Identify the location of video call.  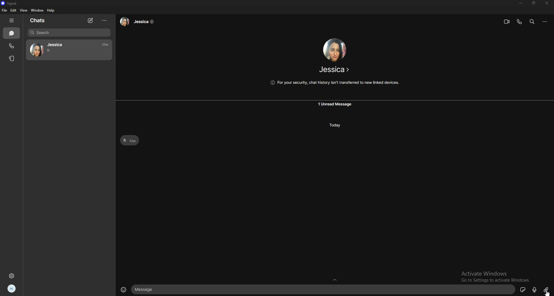
(507, 22).